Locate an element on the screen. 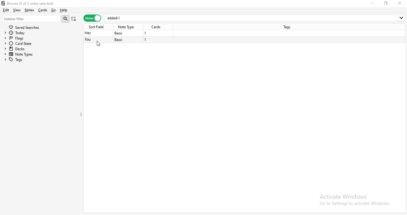  1 is located at coordinates (145, 33).